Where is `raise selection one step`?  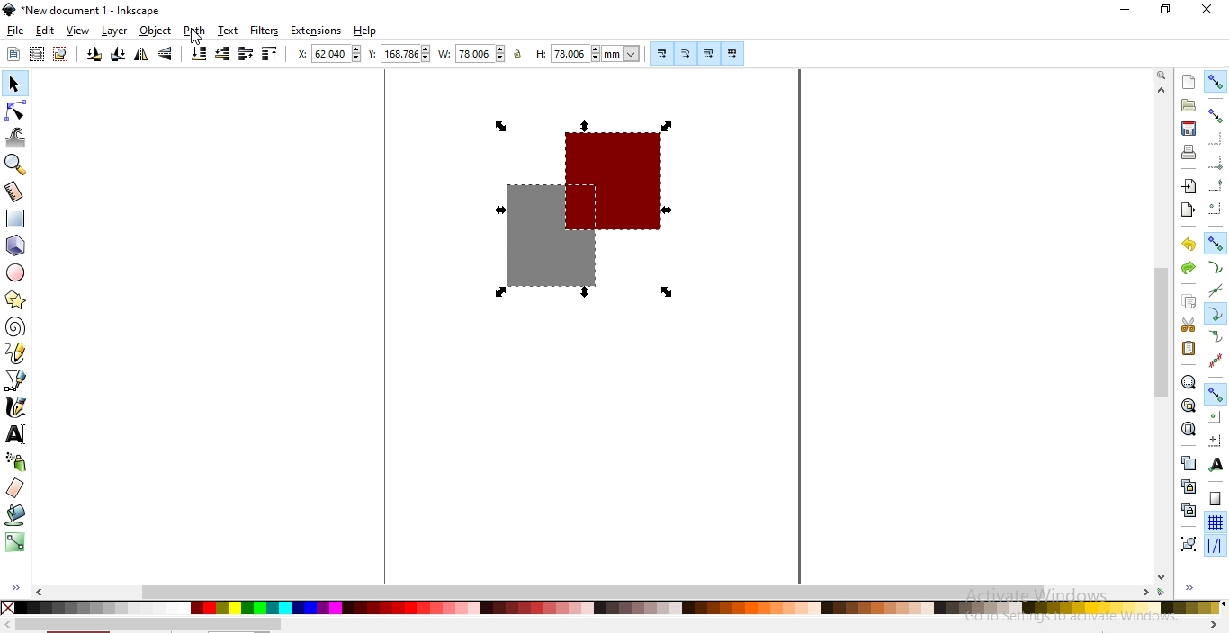 raise selection one step is located at coordinates (245, 53).